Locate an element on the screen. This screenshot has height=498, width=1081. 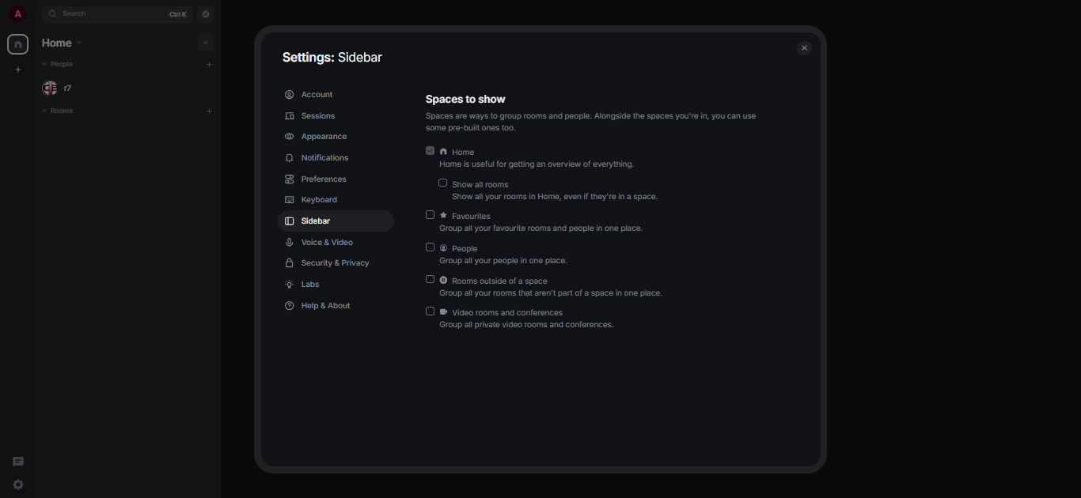
sessions is located at coordinates (310, 115).